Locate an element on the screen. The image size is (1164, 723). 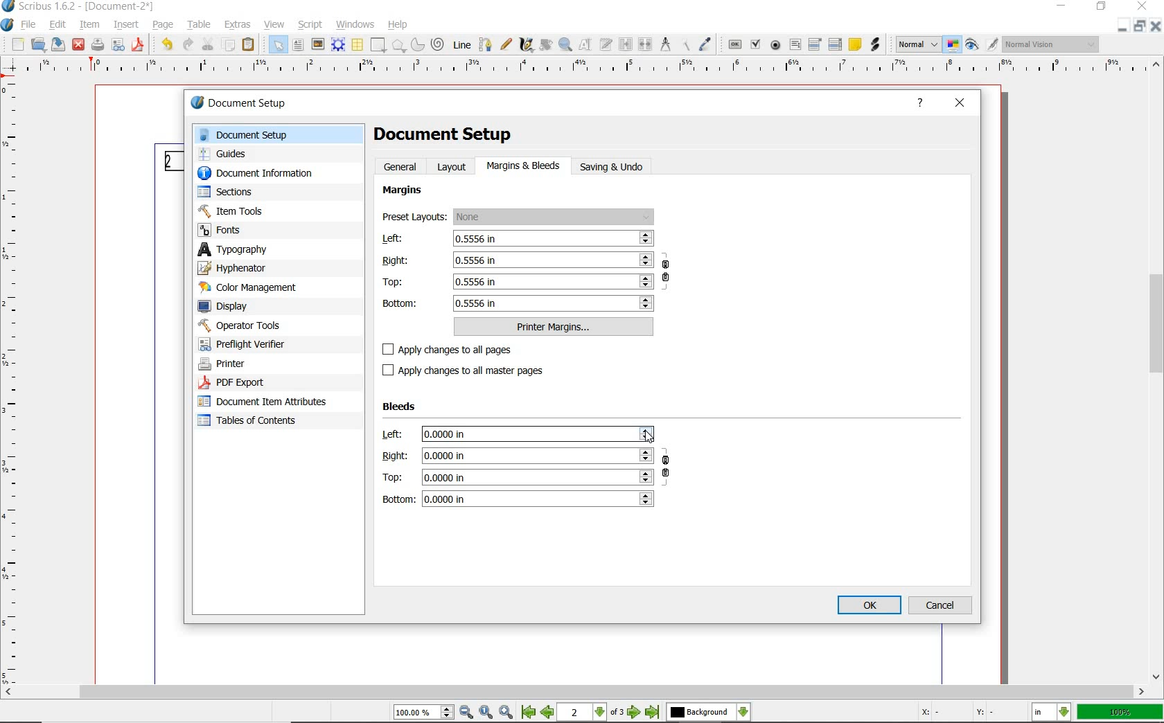
Tables of contents is located at coordinates (256, 421).